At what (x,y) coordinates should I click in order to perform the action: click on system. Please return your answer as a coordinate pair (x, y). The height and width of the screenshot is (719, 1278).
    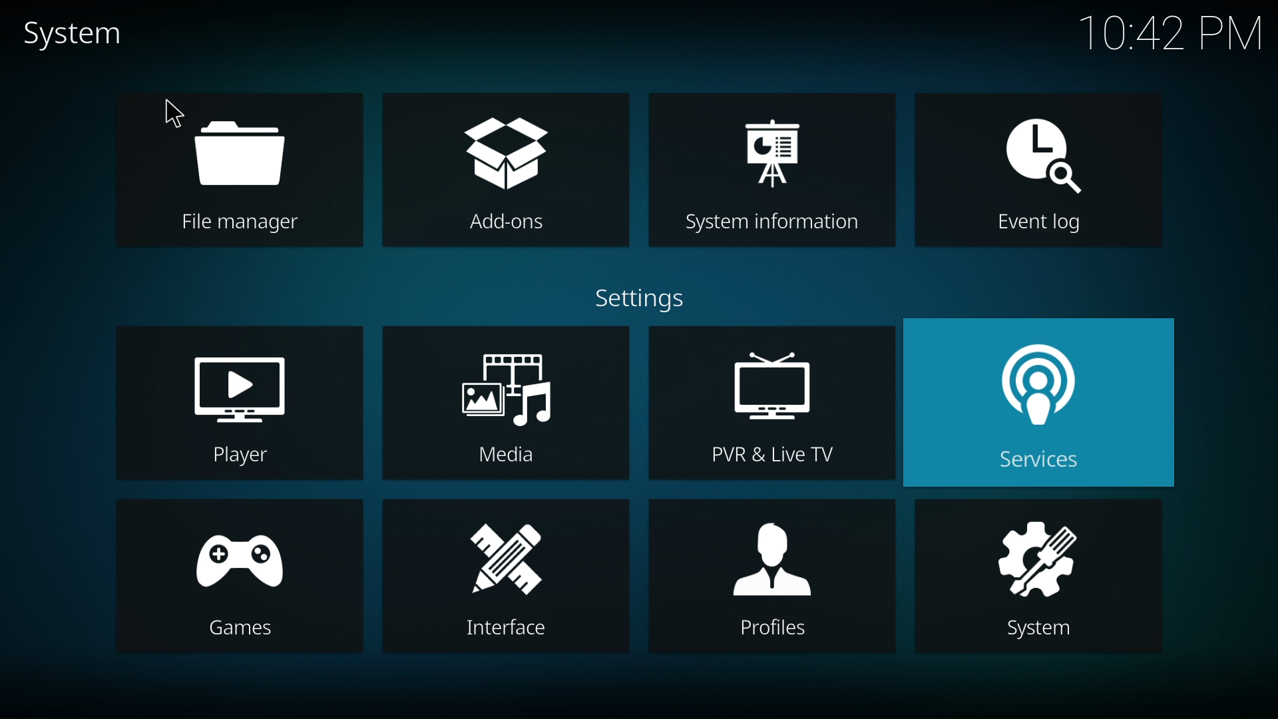
    Looking at the image, I should click on (75, 37).